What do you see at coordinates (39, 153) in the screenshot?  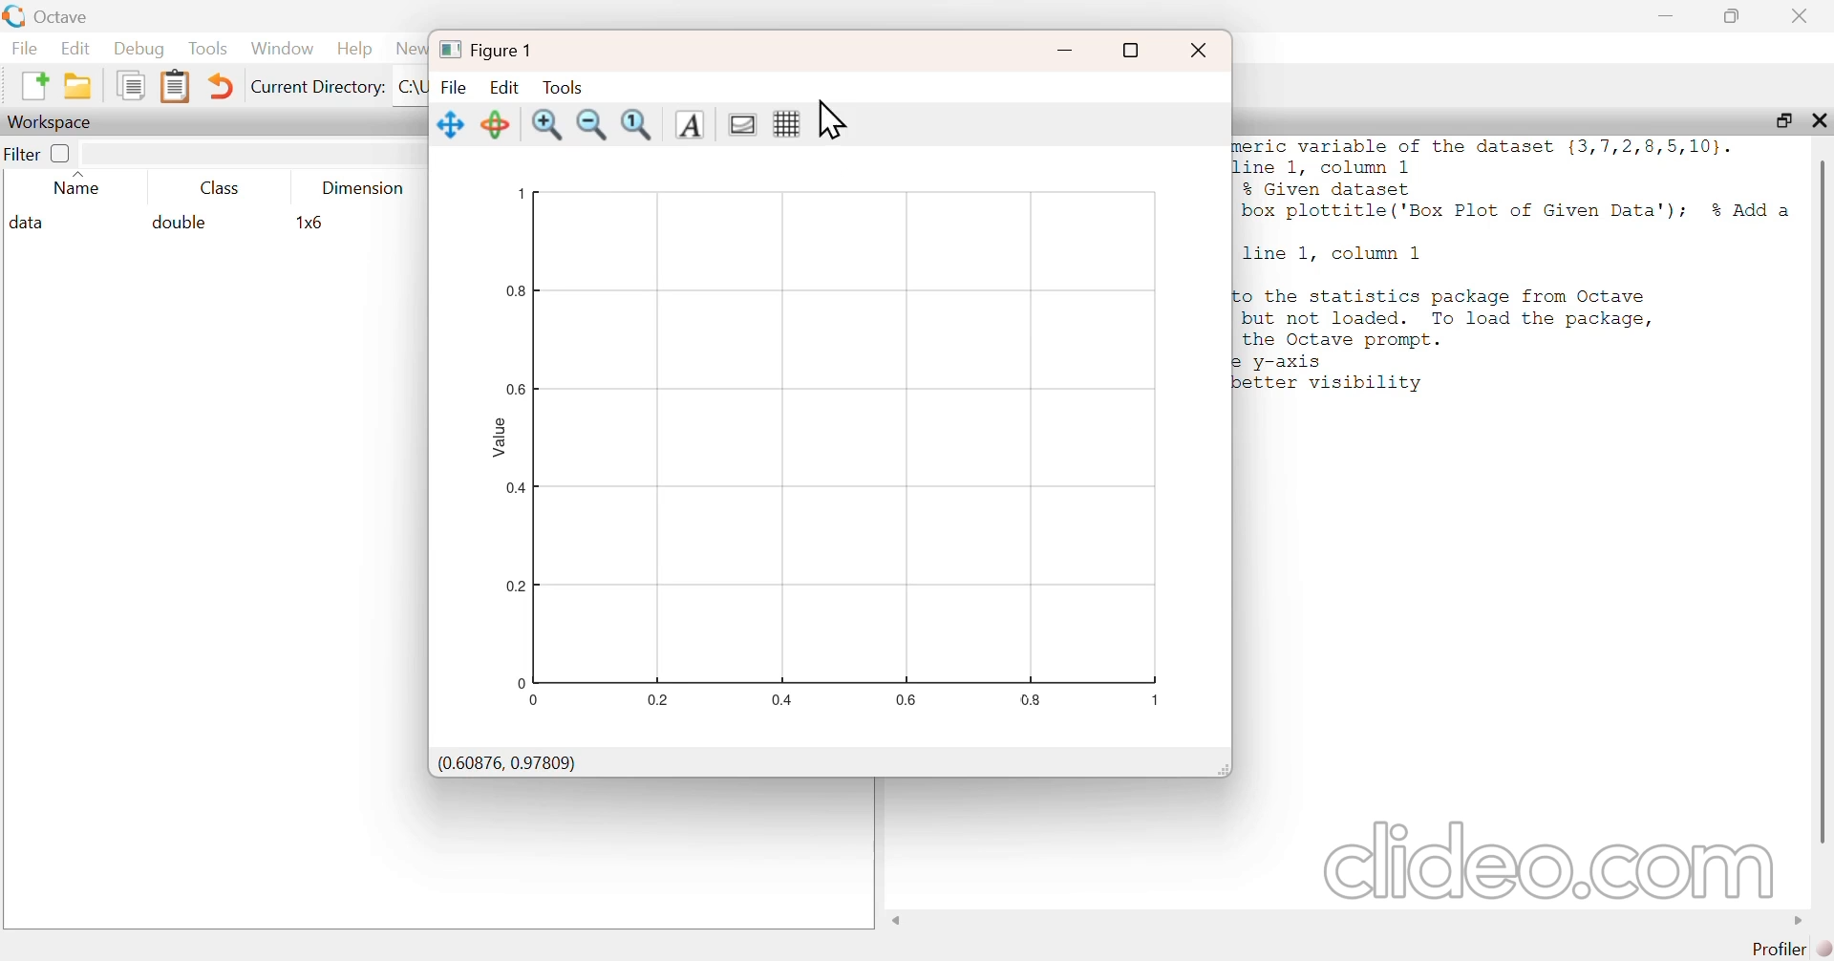 I see `filter` at bounding box center [39, 153].